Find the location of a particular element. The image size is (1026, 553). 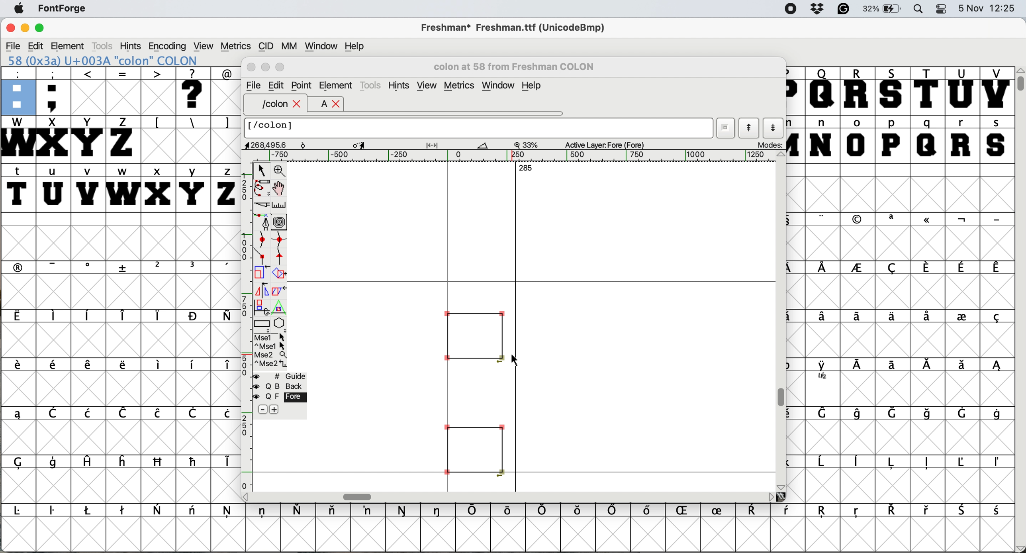

^Mse2 is located at coordinates (271, 363).